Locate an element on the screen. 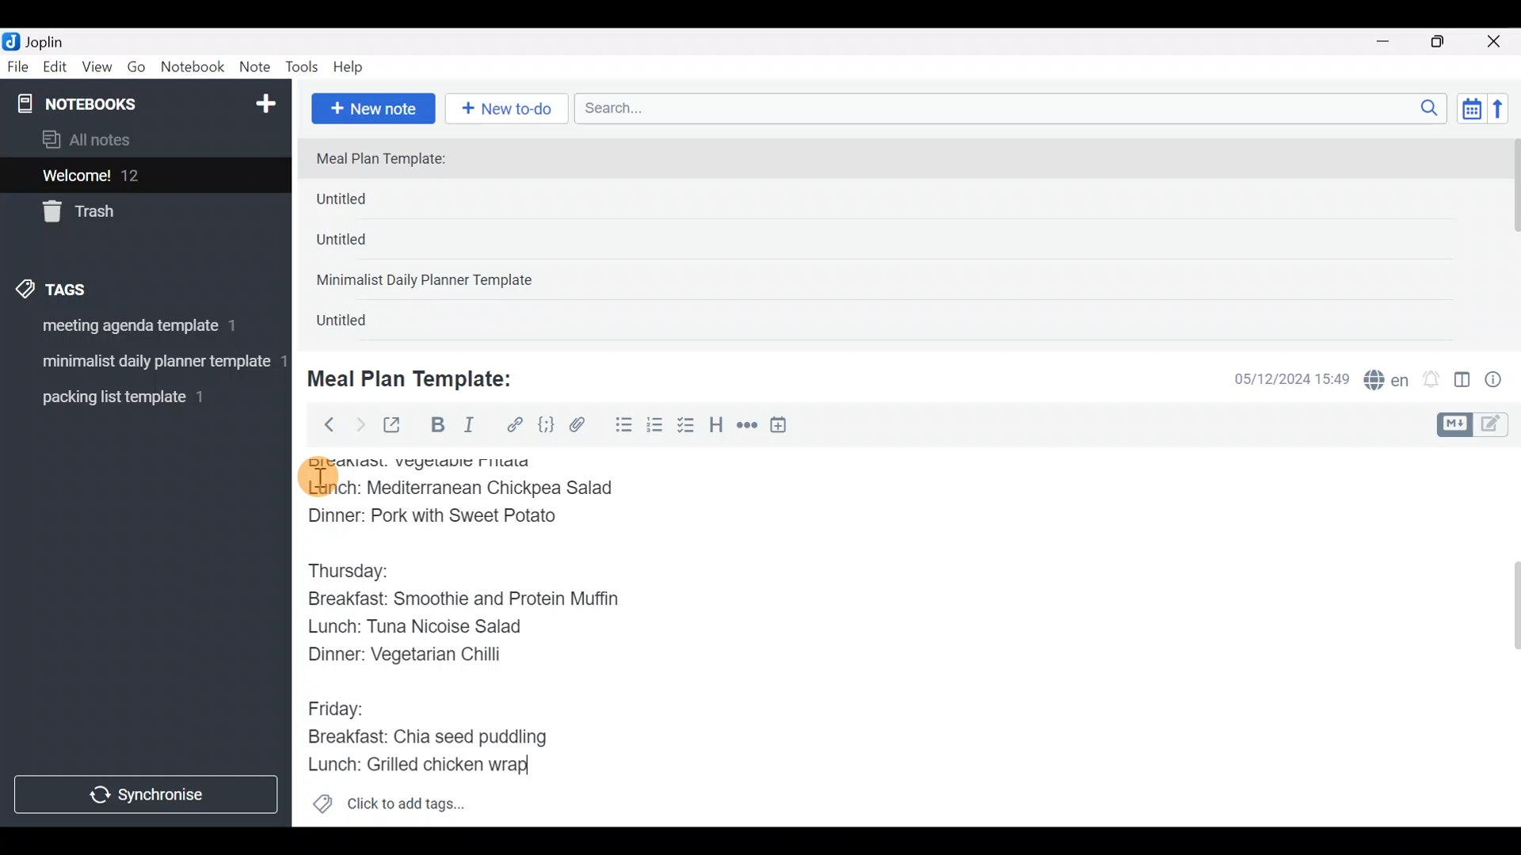 The width and height of the screenshot is (1521, 855). Untitled is located at coordinates (360, 324).